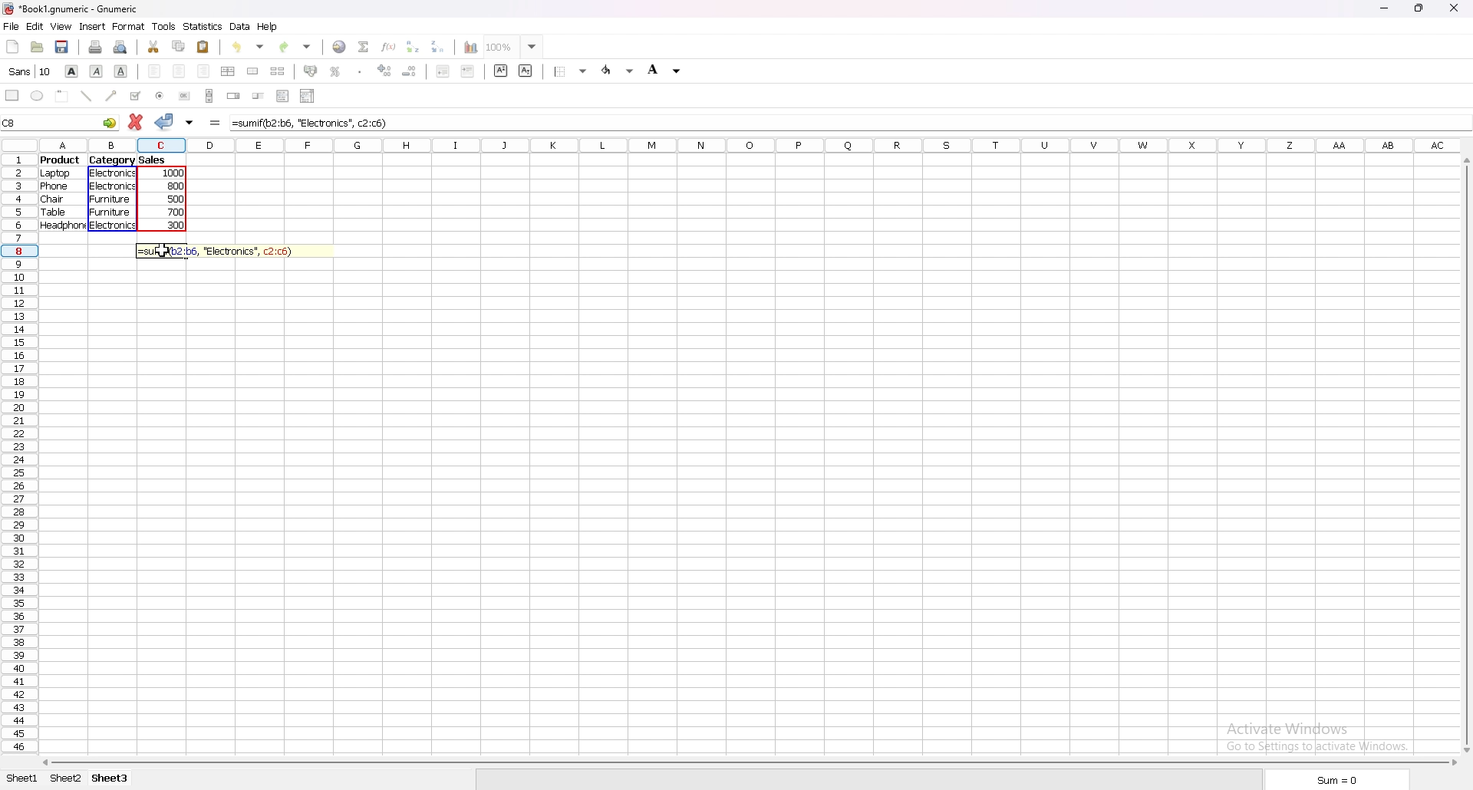  What do you see at coordinates (239, 26) in the screenshot?
I see `data` at bounding box center [239, 26].